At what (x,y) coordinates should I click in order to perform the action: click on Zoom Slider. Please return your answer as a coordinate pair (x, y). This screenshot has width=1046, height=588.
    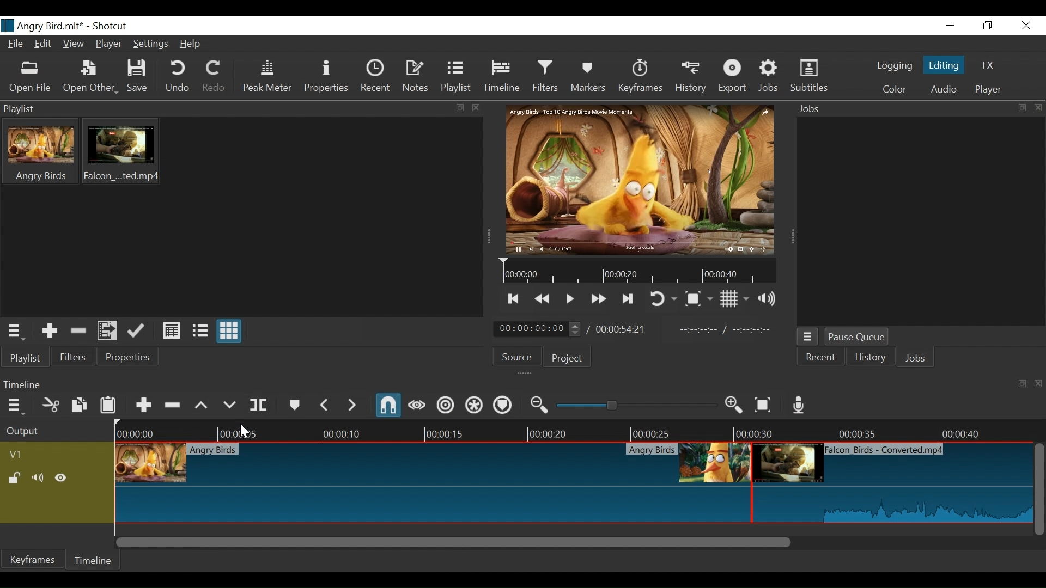
    Looking at the image, I should click on (638, 405).